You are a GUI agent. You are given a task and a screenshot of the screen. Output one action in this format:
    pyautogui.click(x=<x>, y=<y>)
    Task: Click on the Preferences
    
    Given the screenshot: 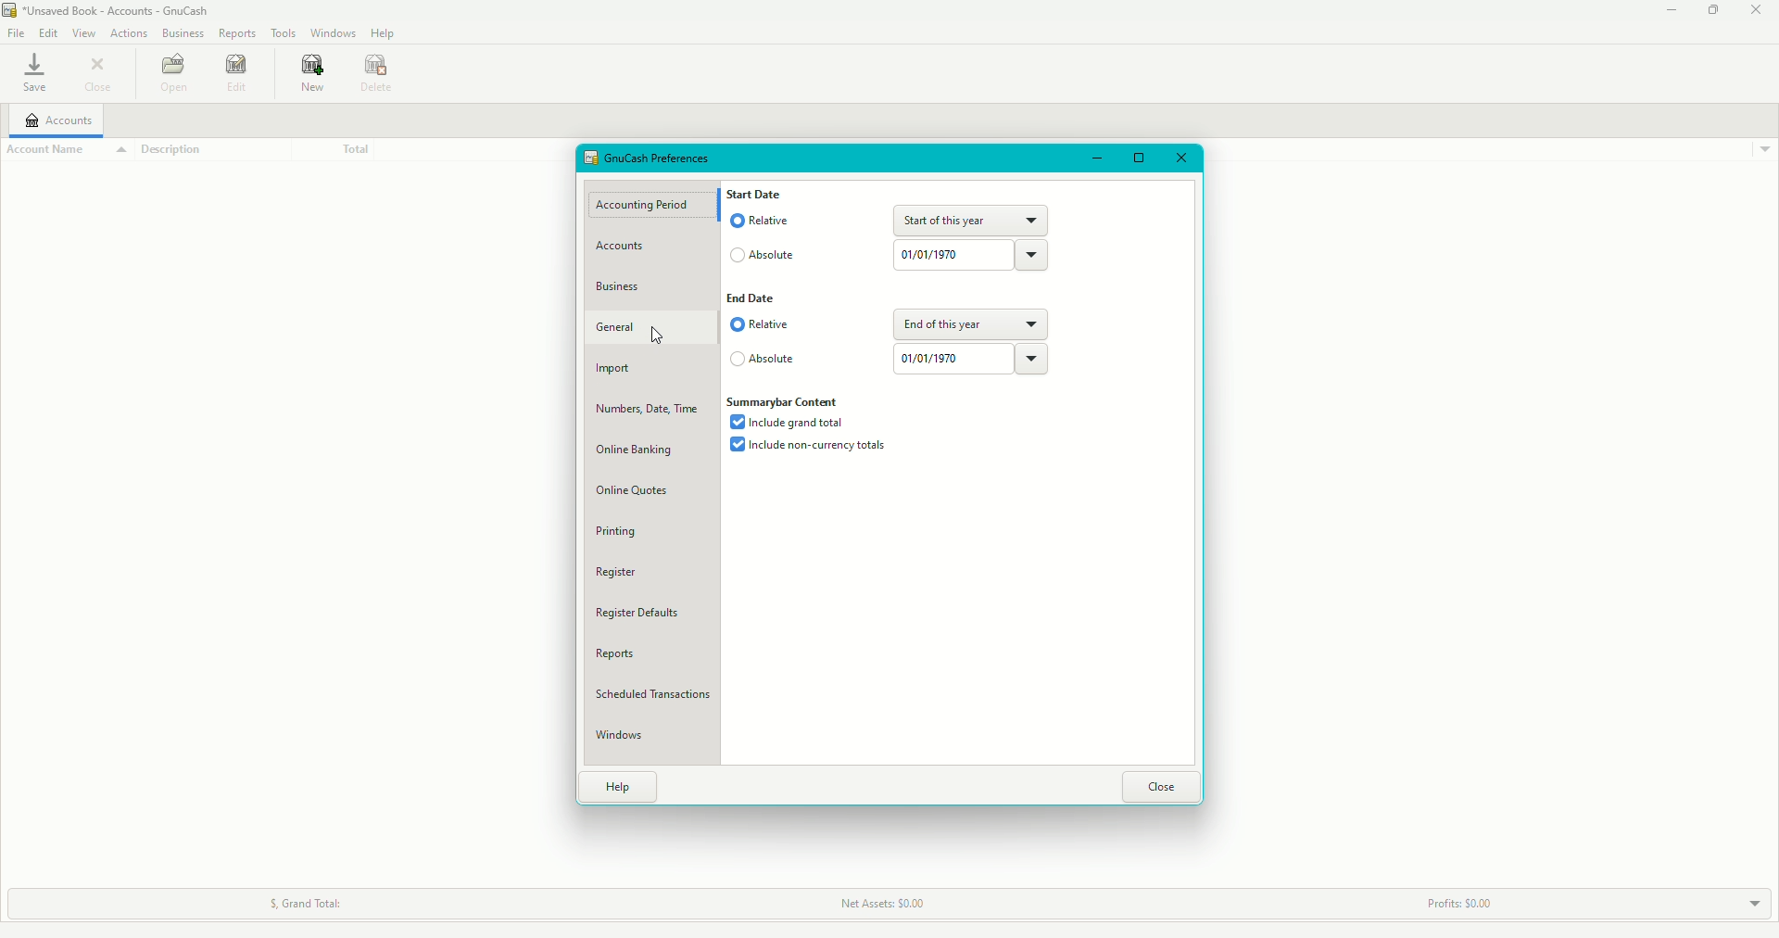 What is the action you would take?
    pyautogui.click(x=650, y=158)
    